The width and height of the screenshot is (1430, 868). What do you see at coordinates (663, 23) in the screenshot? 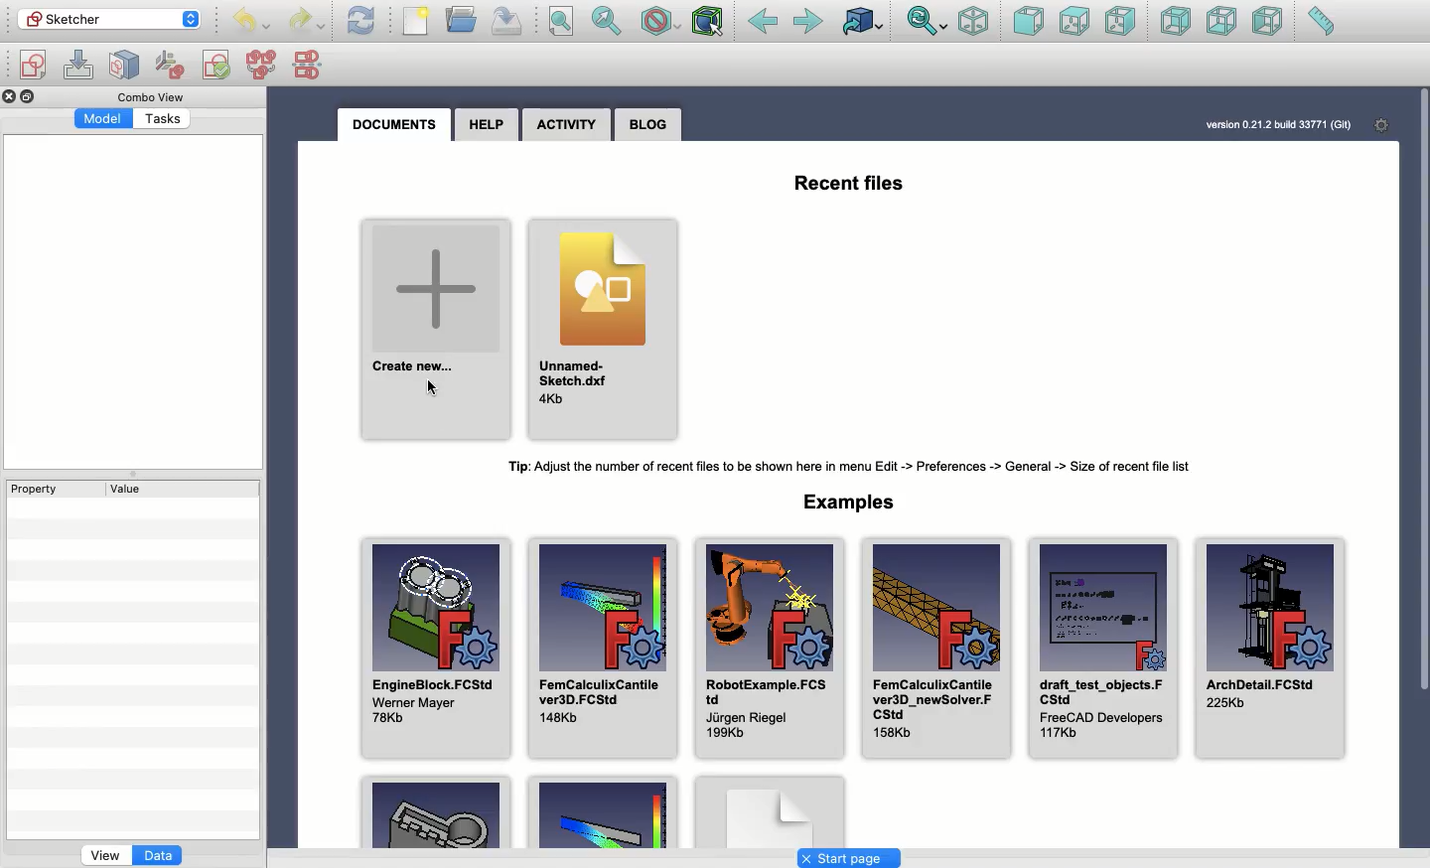
I see `Draw style` at bounding box center [663, 23].